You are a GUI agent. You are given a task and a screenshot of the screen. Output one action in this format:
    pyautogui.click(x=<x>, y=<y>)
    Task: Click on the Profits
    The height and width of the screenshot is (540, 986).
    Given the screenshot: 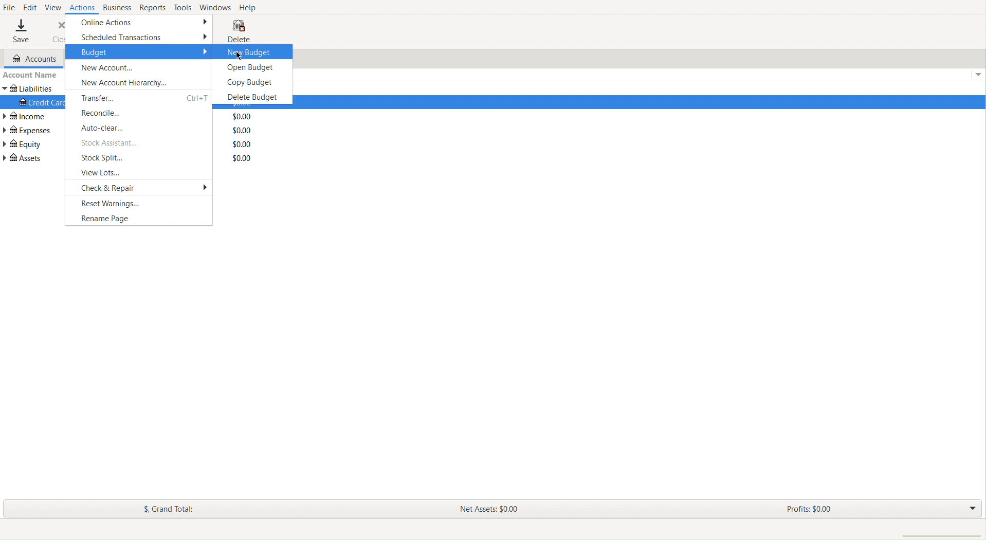 What is the action you would take?
    pyautogui.click(x=809, y=508)
    